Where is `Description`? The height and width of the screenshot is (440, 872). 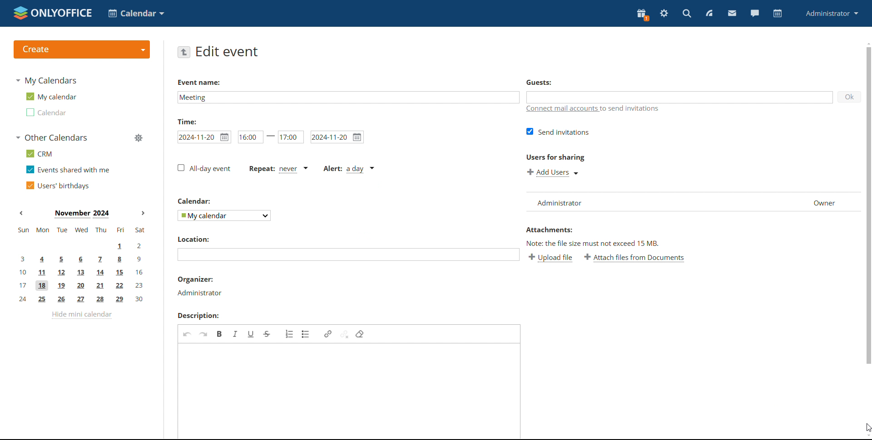 Description is located at coordinates (198, 316).